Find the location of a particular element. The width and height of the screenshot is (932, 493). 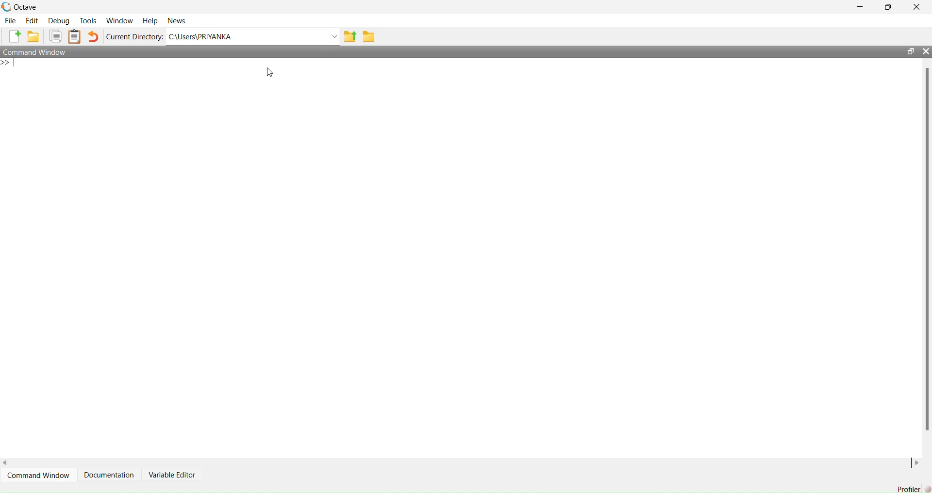

edit is located at coordinates (32, 21).